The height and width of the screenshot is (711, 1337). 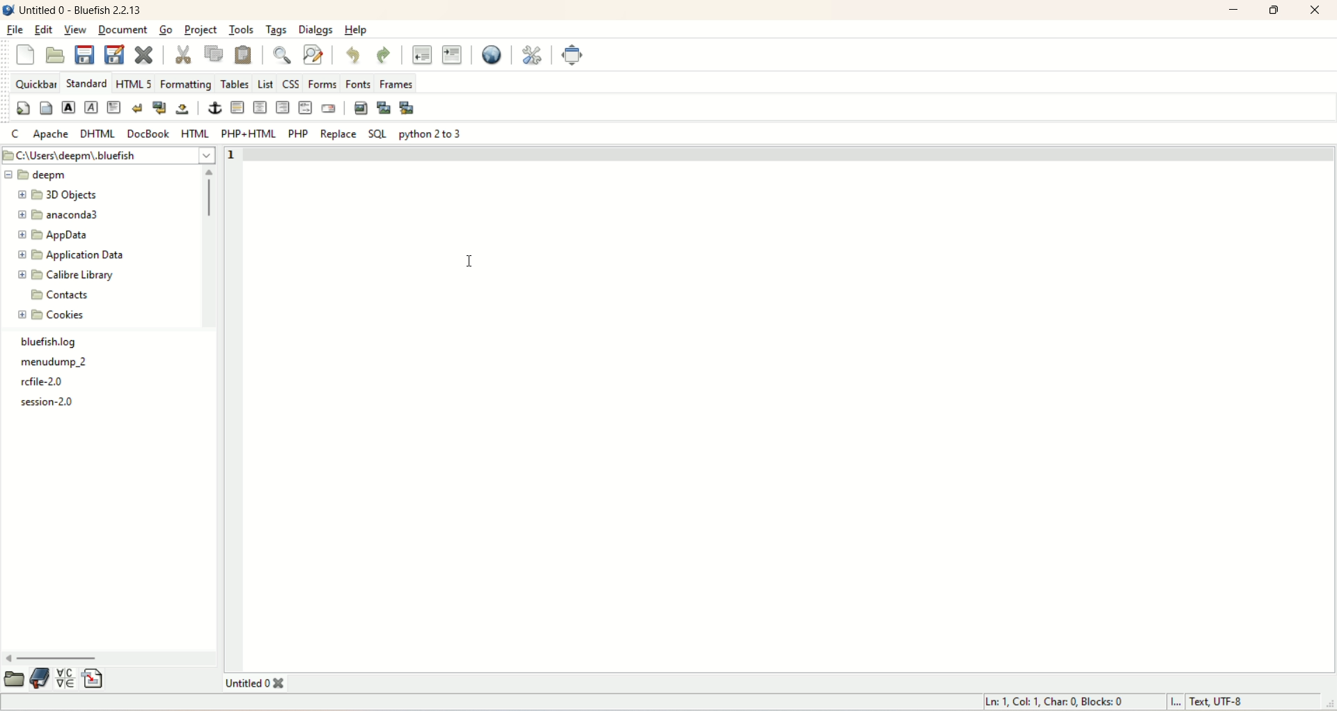 I want to click on break, so click(x=139, y=106).